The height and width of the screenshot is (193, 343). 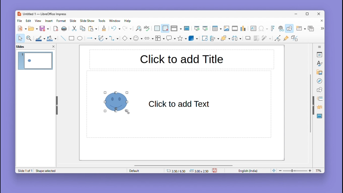 What do you see at coordinates (226, 29) in the screenshot?
I see `Image` at bounding box center [226, 29].